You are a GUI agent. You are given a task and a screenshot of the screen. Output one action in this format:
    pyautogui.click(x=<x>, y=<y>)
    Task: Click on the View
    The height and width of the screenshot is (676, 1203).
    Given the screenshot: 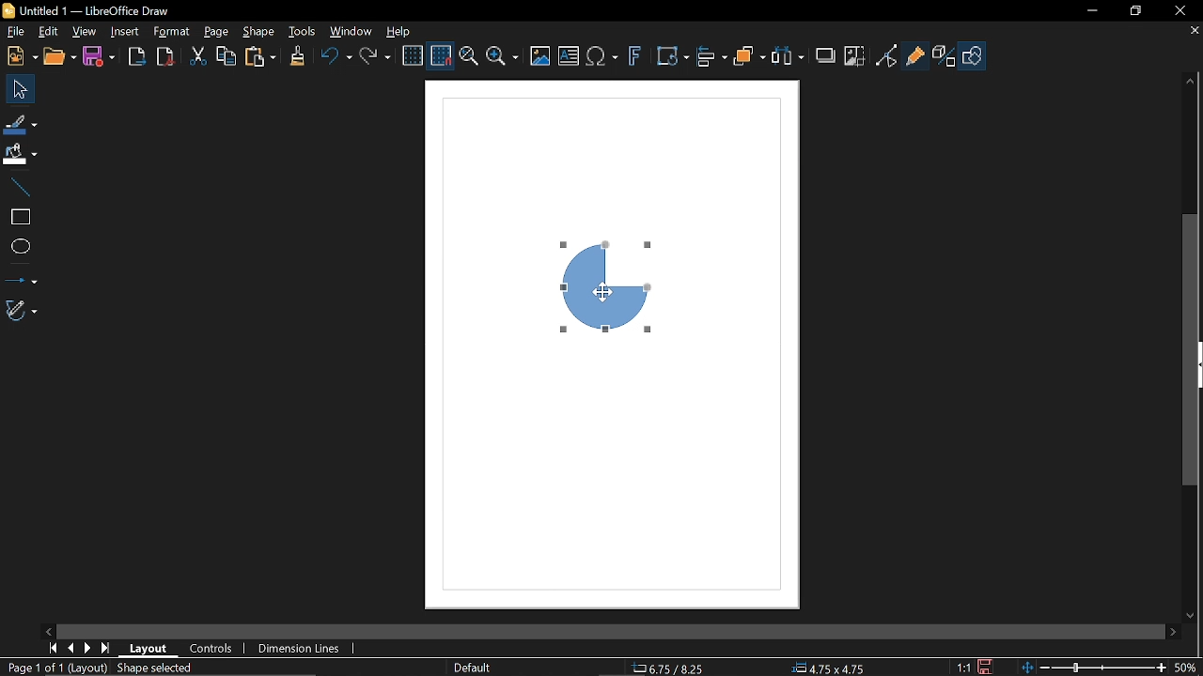 What is the action you would take?
    pyautogui.click(x=85, y=32)
    